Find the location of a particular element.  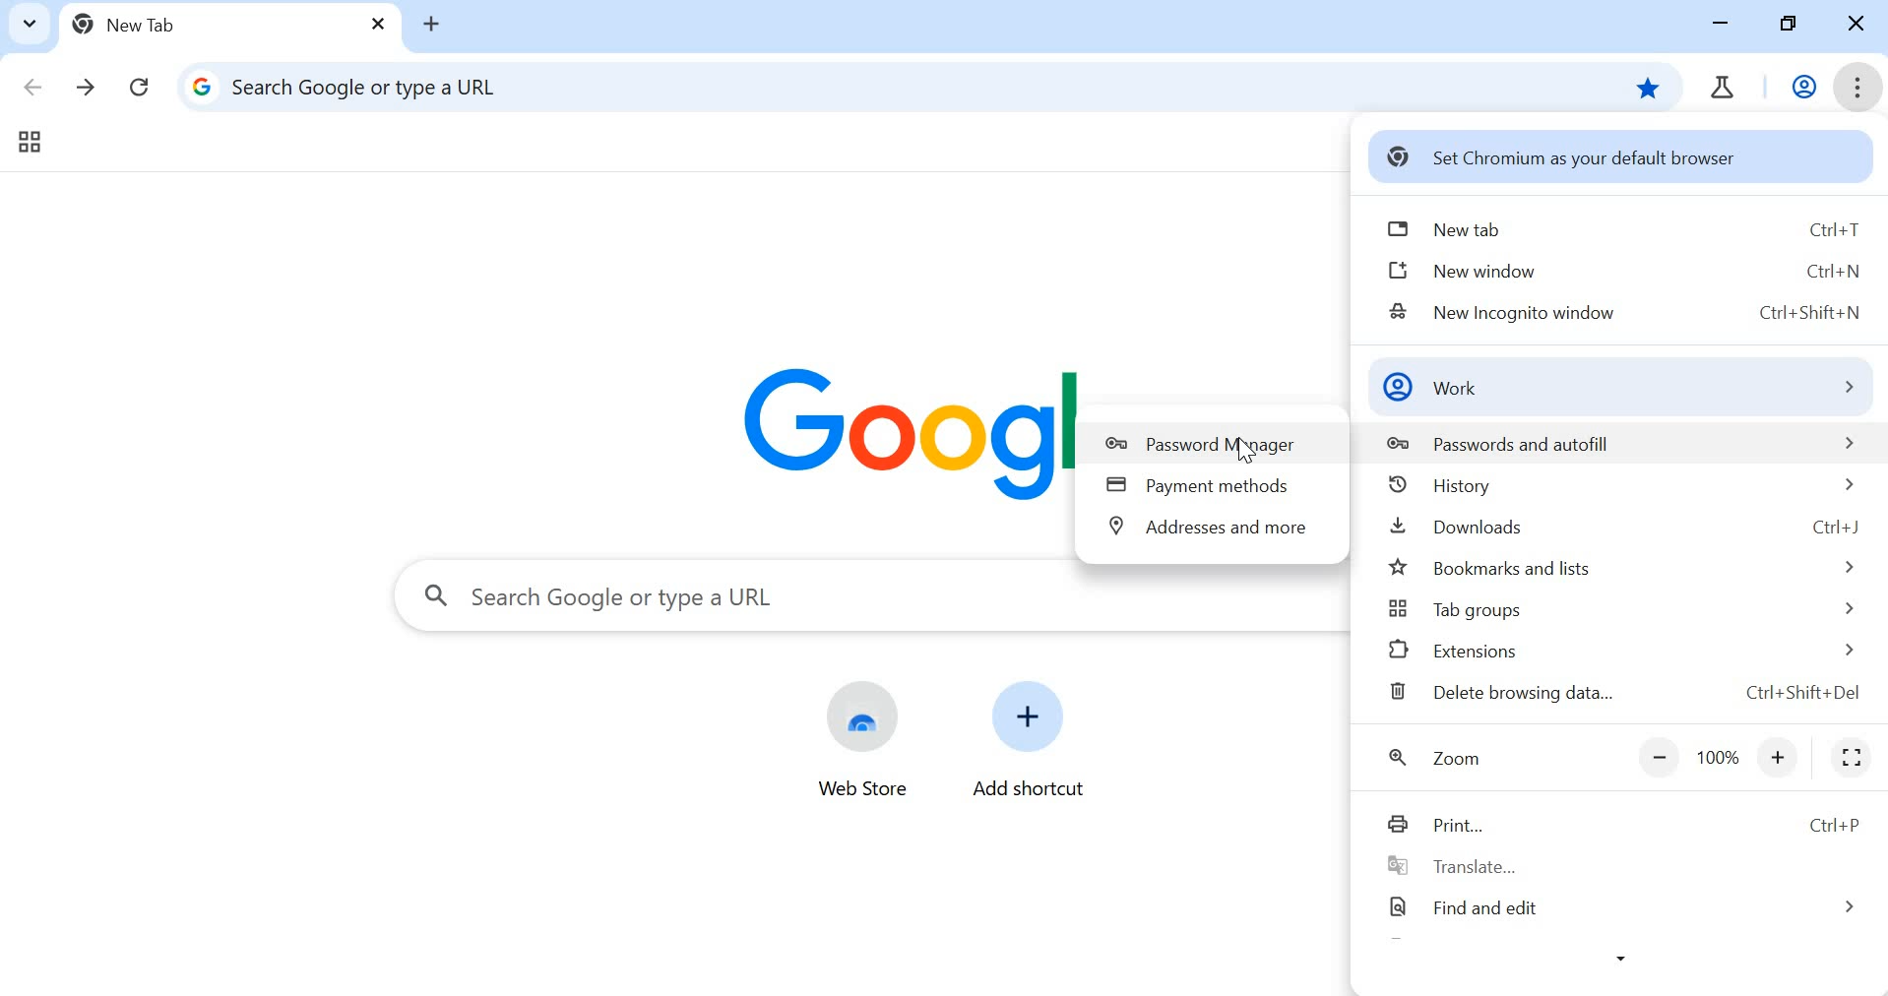

zoom out or zoom in is located at coordinates (1720, 757).